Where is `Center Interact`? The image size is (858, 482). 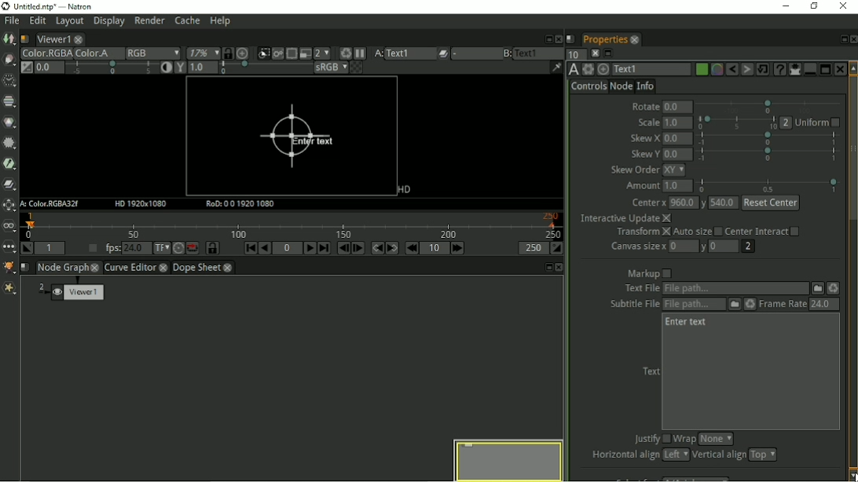 Center Interact is located at coordinates (763, 231).